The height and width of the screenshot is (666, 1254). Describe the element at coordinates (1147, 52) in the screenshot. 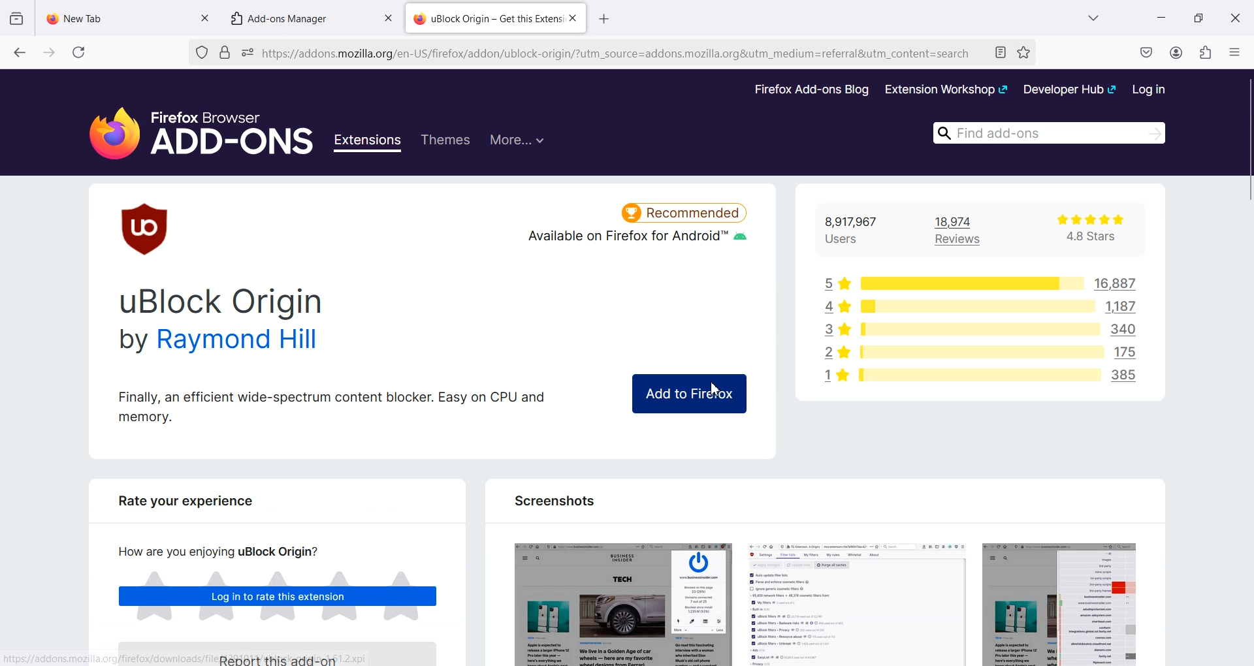

I see `Save to pocket` at that location.